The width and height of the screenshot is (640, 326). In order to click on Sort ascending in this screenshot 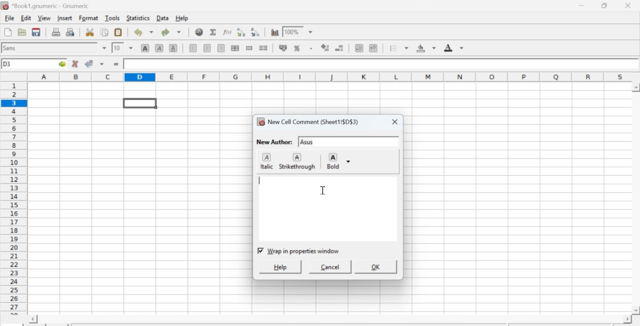, I will do `click(241, 32)`.